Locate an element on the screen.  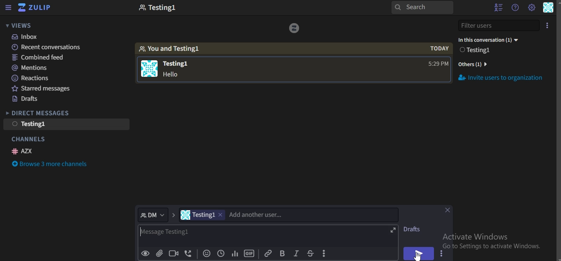
message testing1 is located at coordinates (171, 233).